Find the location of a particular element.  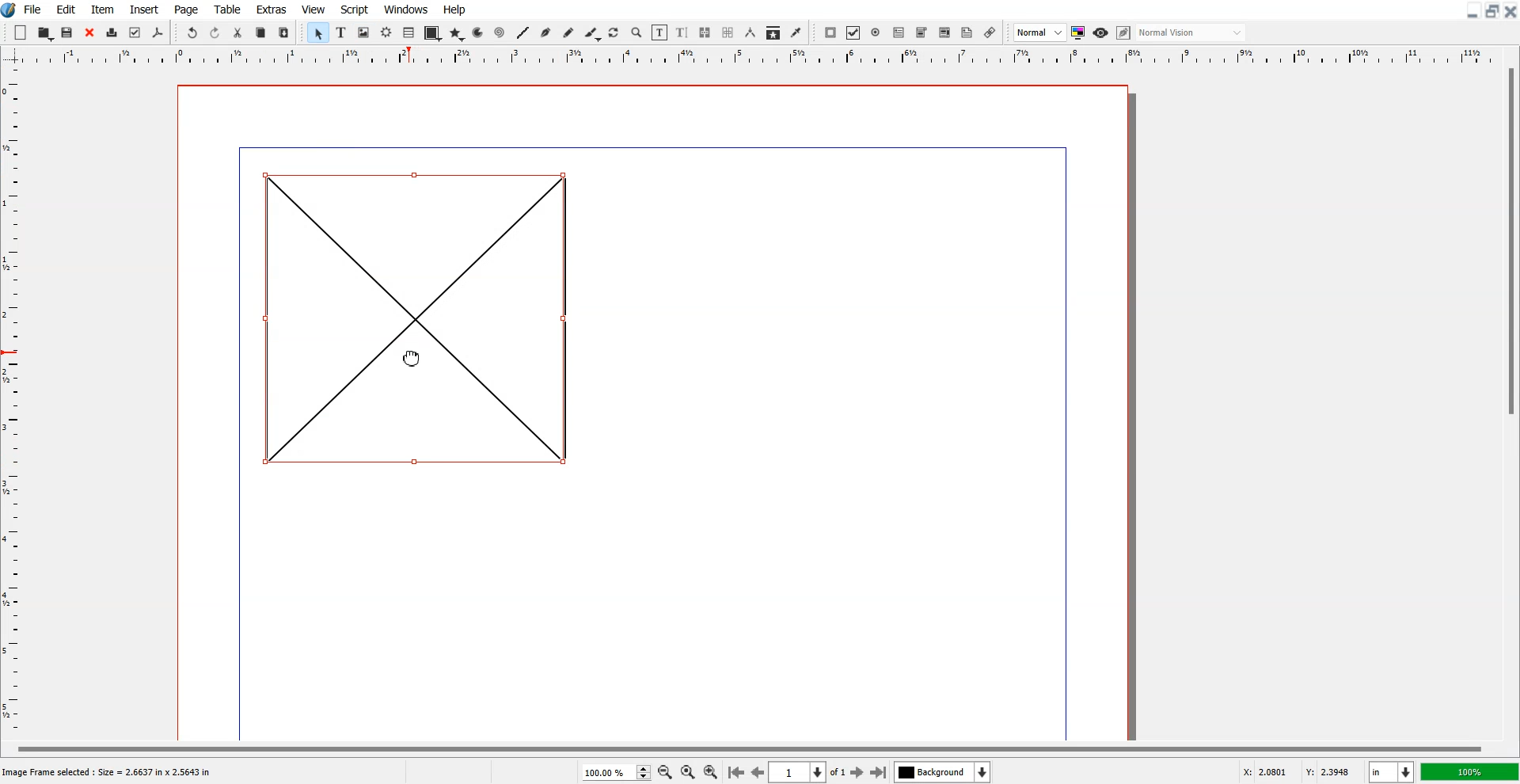

Text Annotation is located at coordinates (967, 33).